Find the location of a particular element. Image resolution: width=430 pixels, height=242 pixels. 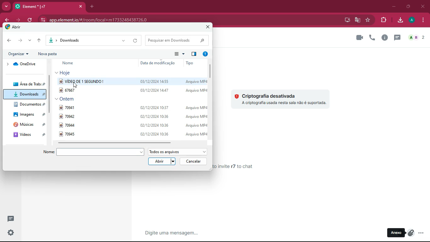

nova pasta is located at coordinates (47, 53).